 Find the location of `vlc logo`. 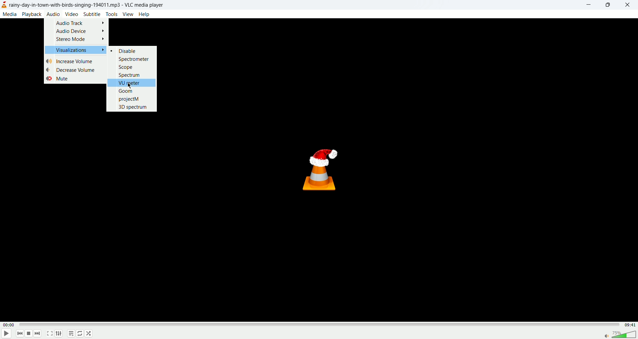

vlc logo is located at coordinates (323, 172).